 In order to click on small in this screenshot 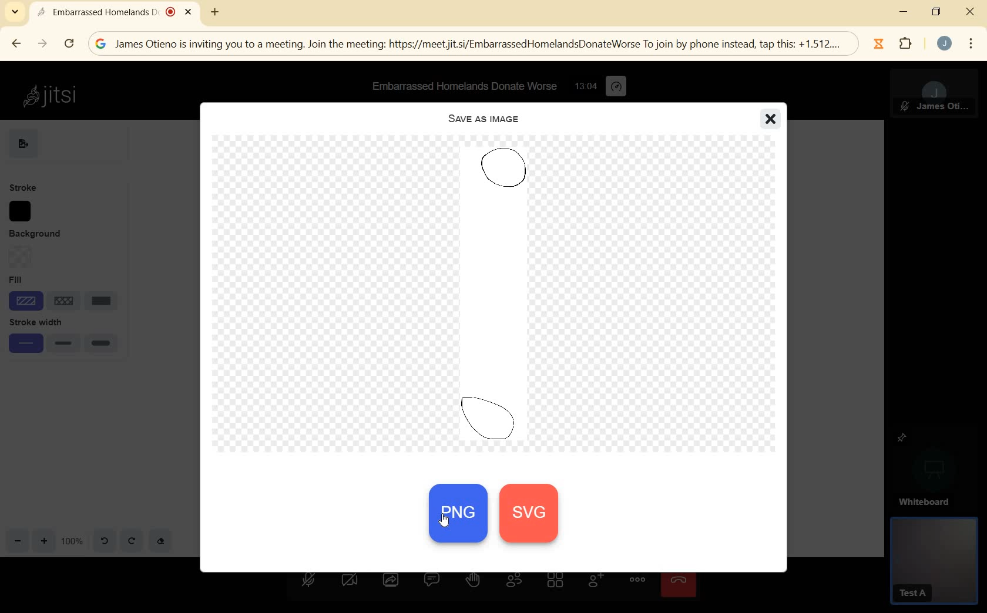, I will do `click(24, 345)`.